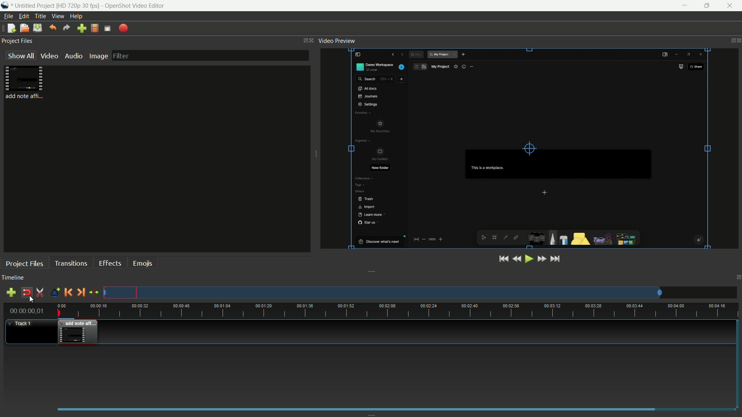 The width and height of the screenshot is (742, 417). Describe the element at coordinates (22, 16) in the screenshot. I see `edit menu` at that location.